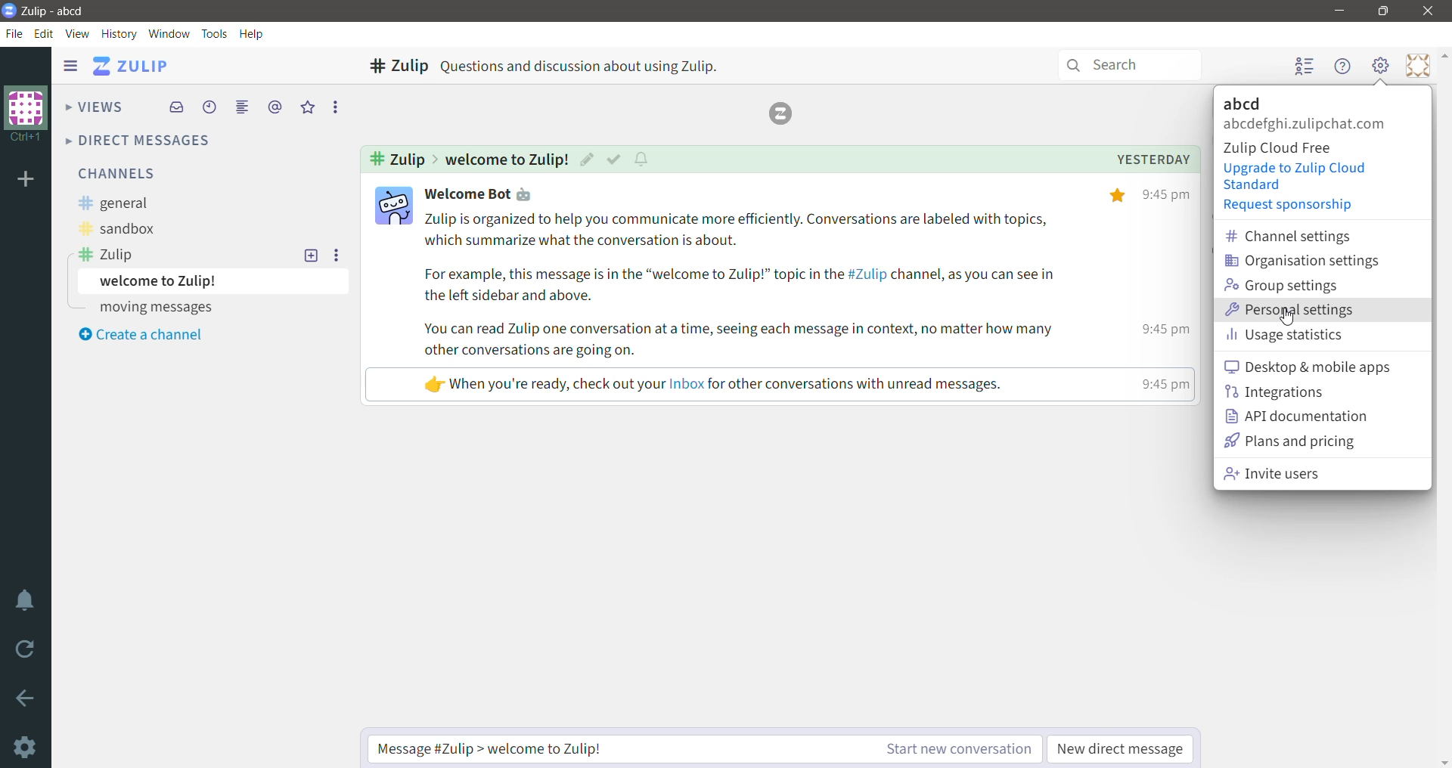 The image size is (1452, 768). What do you see at coordinates (175, 107) in the screenshot?
I see `Inbox` at bounding box center [175, 107].